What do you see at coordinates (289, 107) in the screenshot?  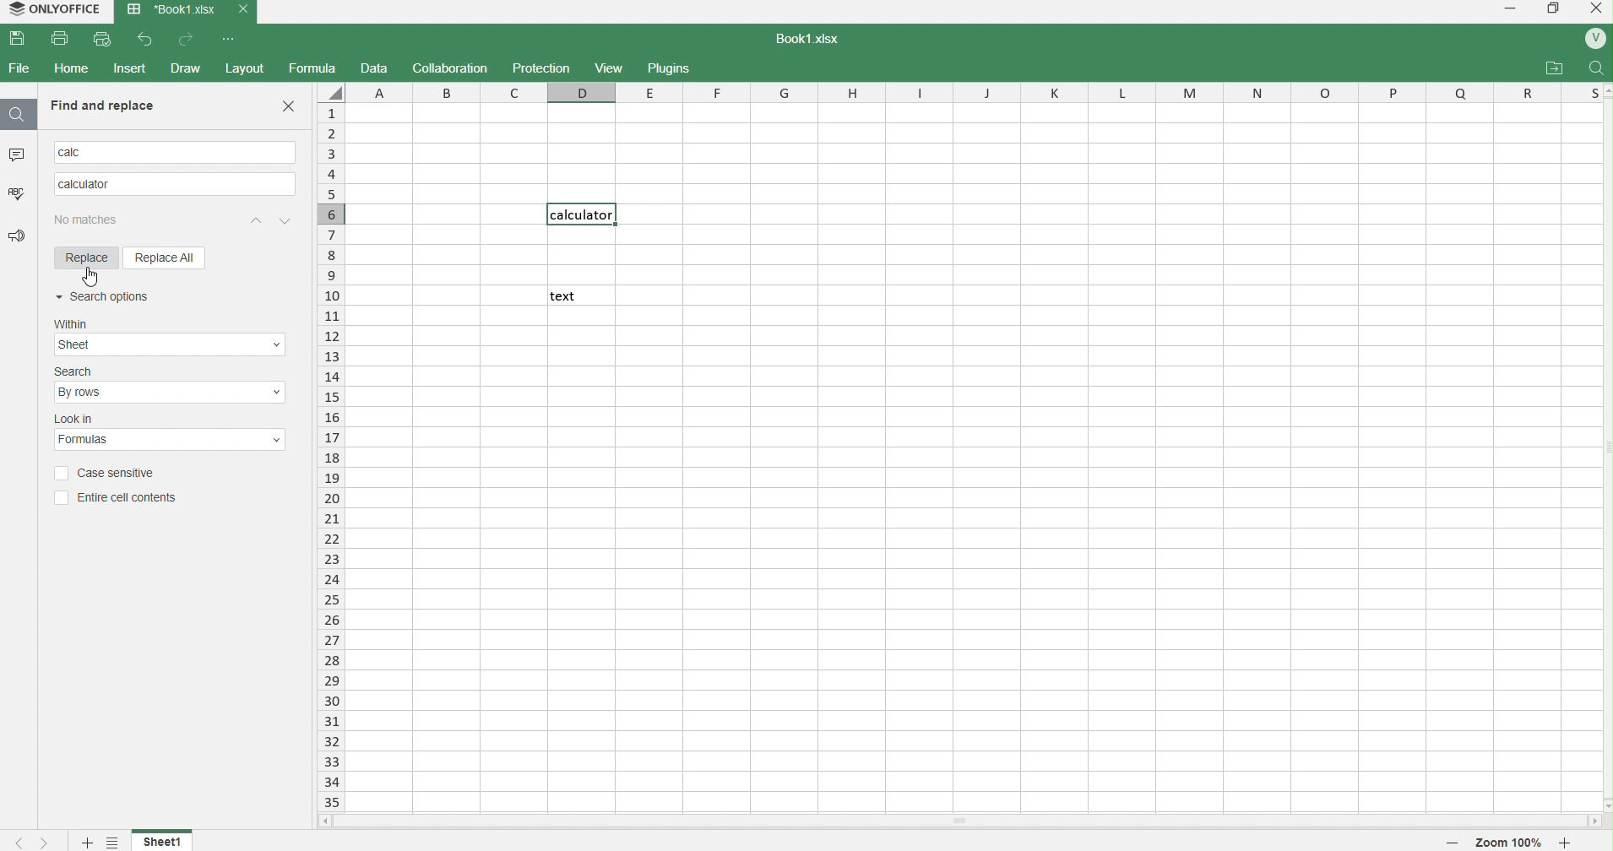 I see `Close` at bounding box center [289, 107].